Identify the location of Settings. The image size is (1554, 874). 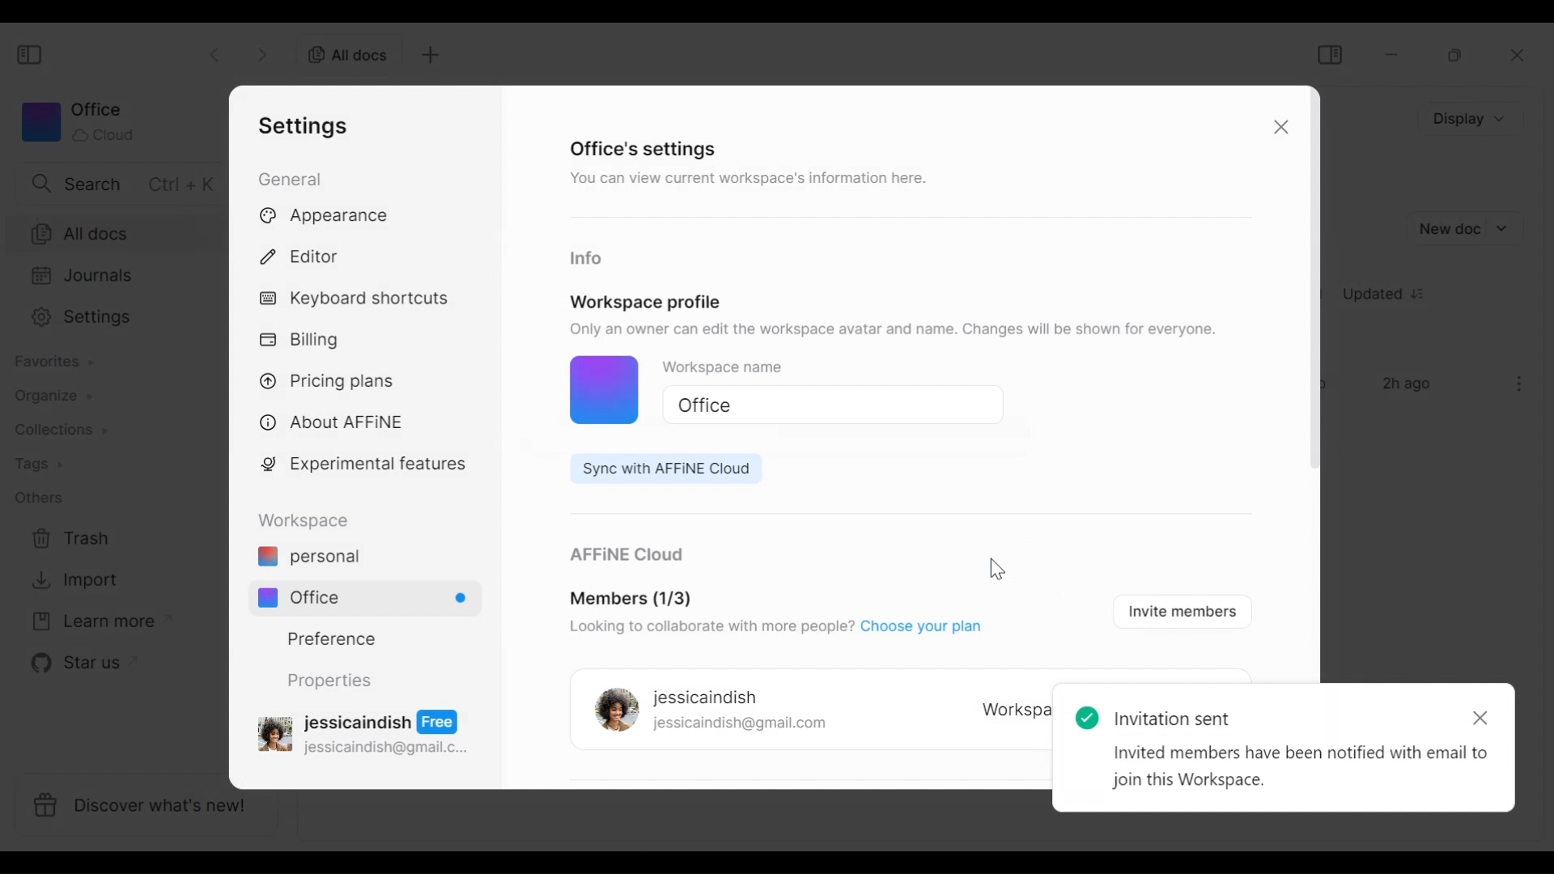
(308, 125).